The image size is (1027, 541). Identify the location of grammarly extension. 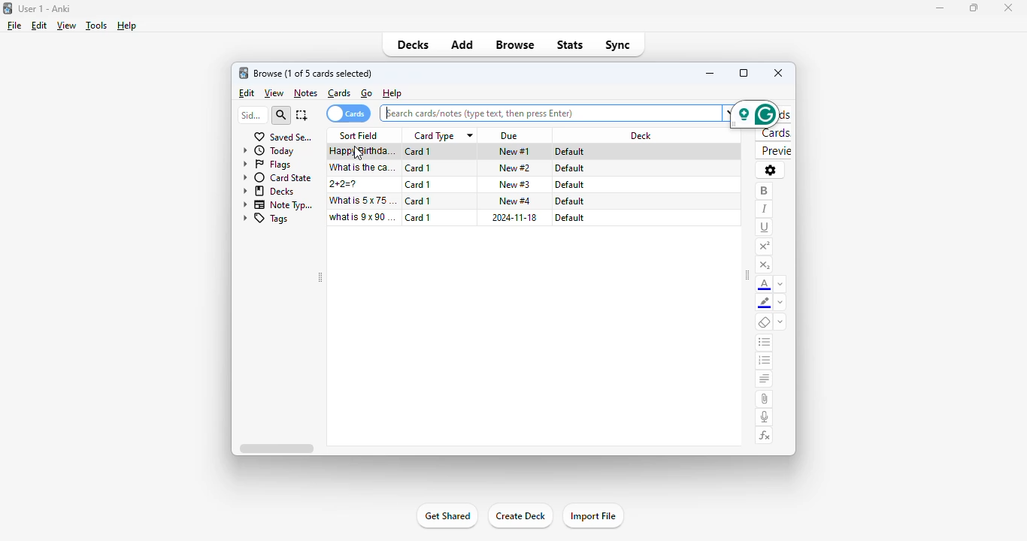
(754, 114).